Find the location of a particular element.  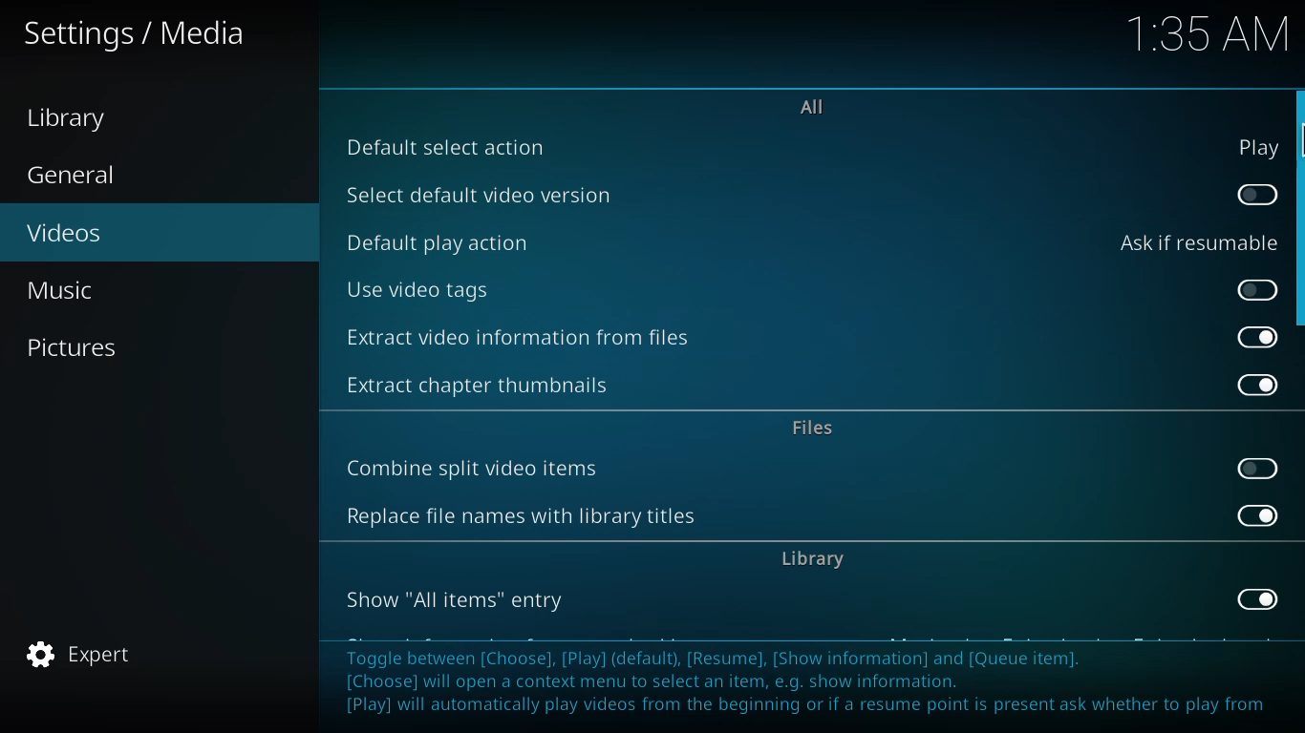

scroll bar dragged is located at coordinates (1299, 210).